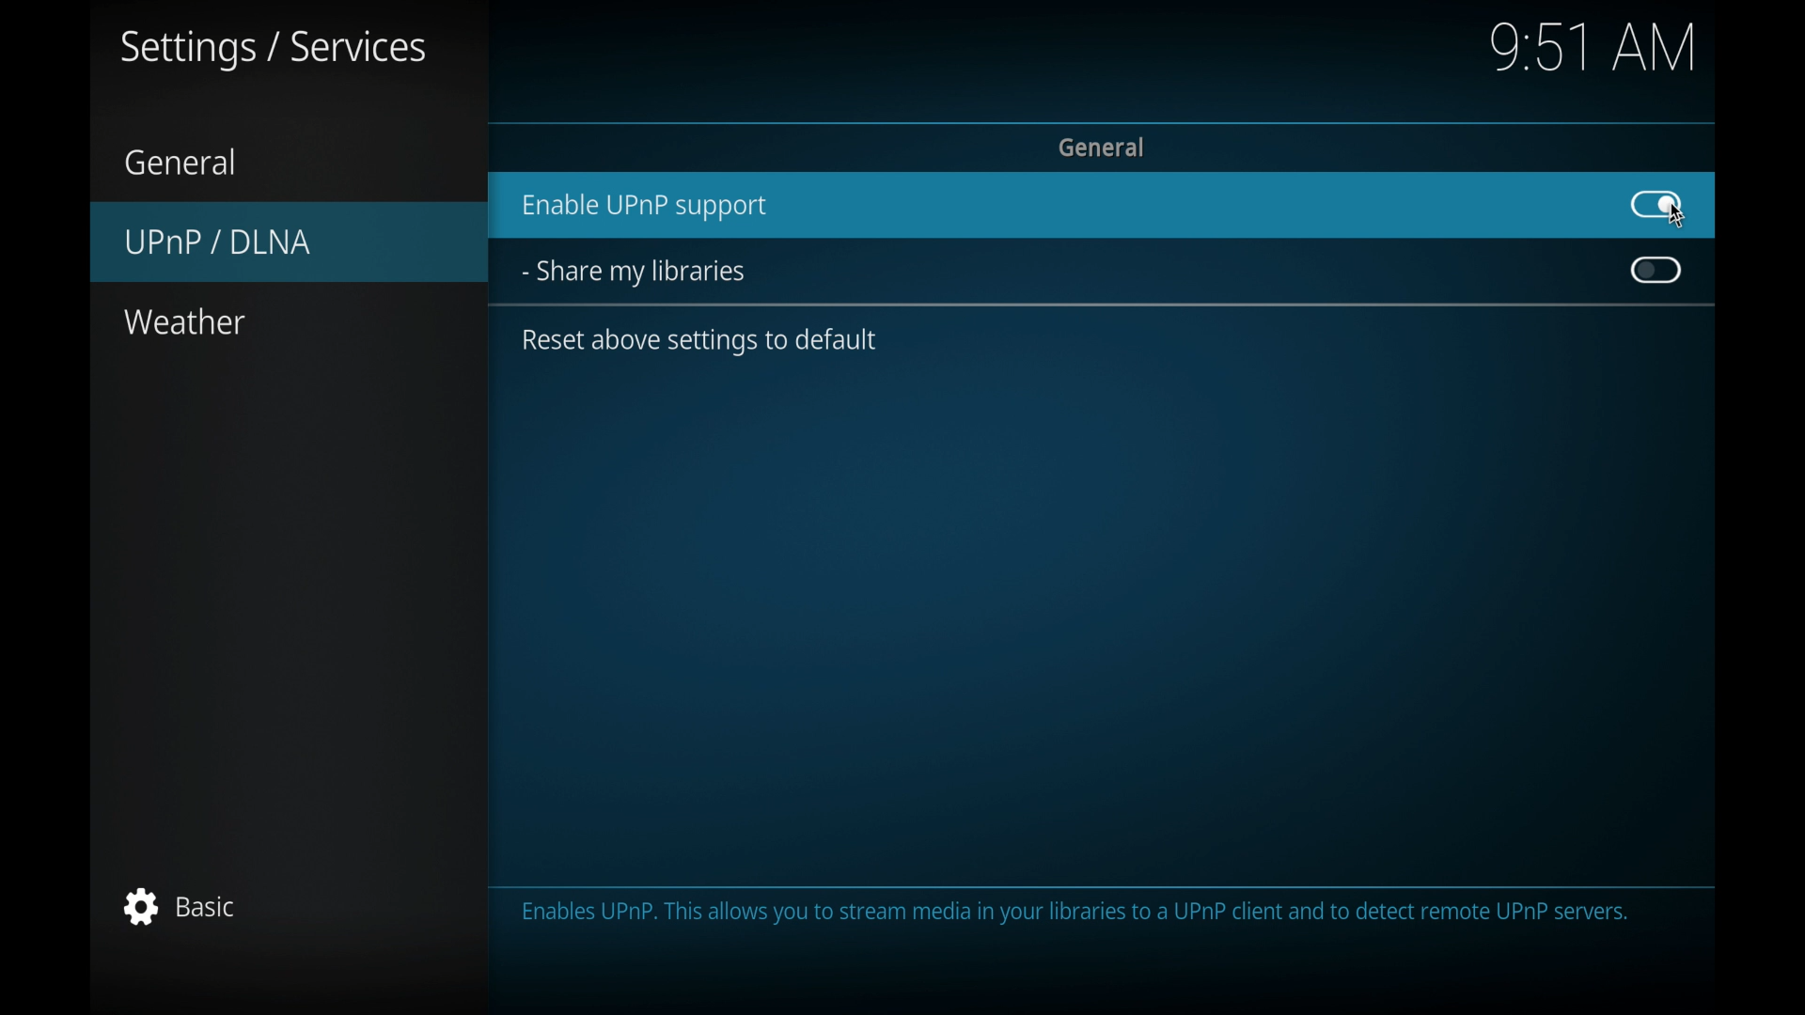  I want to click on share my libraries, so click(633, 273).